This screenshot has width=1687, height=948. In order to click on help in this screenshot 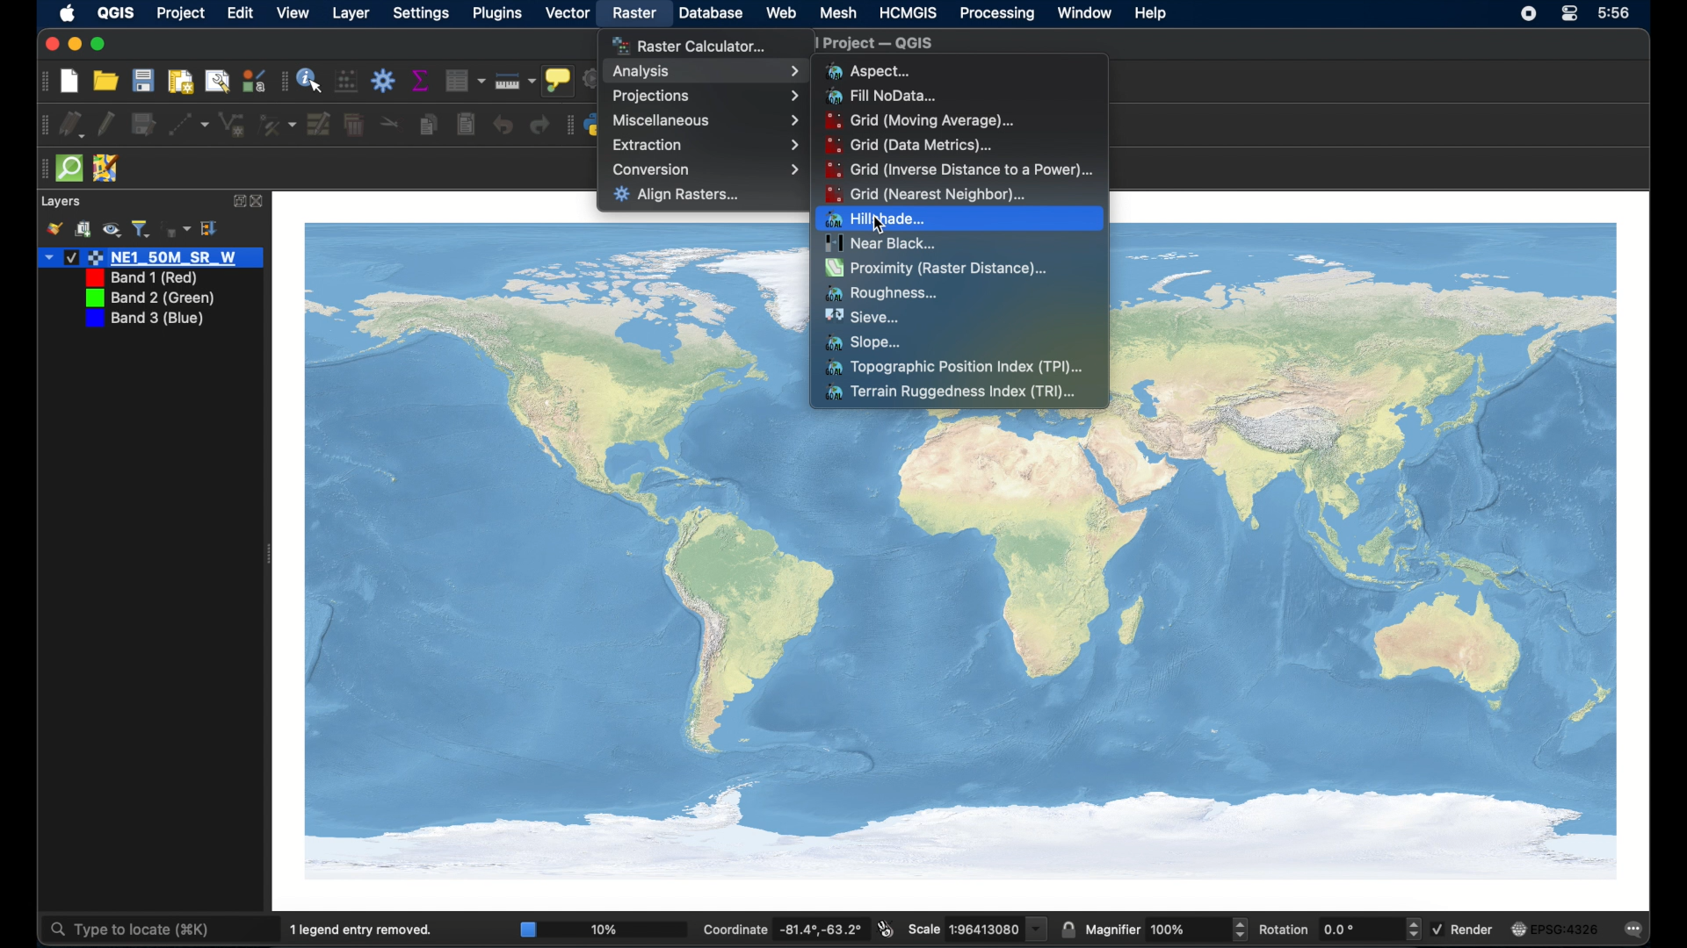, I will do `click(1152, 14)`.